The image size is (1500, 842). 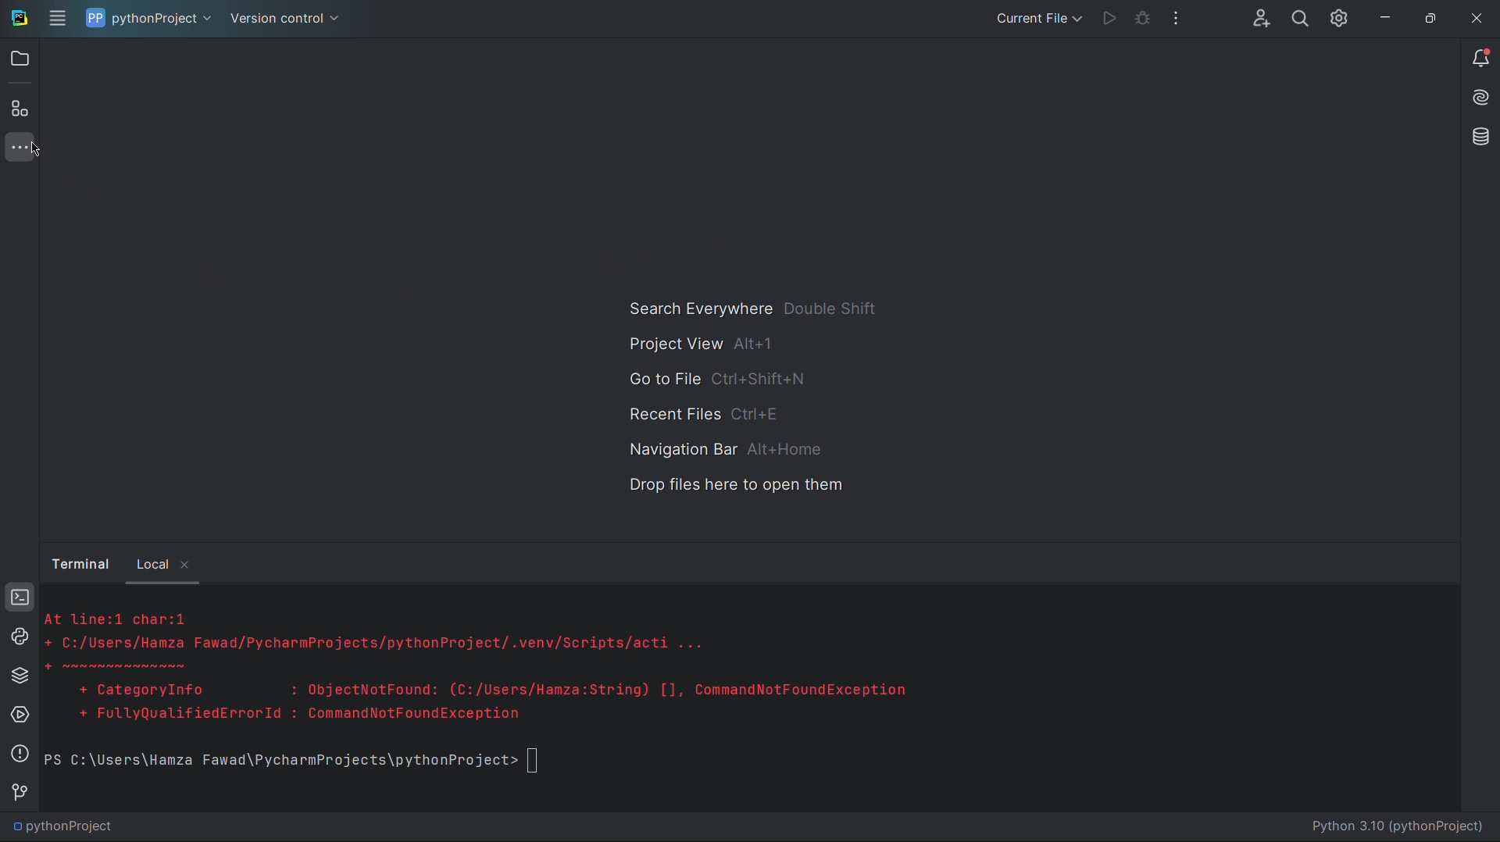 I want to click on Go to File ctrl+shift+n, so click(x=719, y=380).